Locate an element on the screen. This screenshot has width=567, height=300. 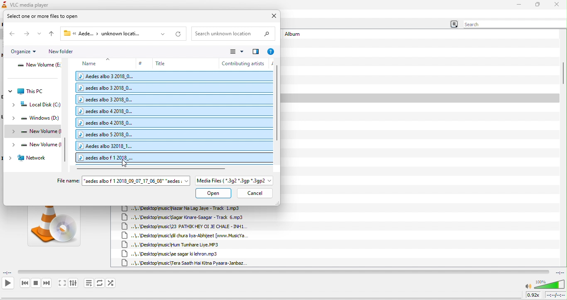
random is located at coordinates (112, 283).